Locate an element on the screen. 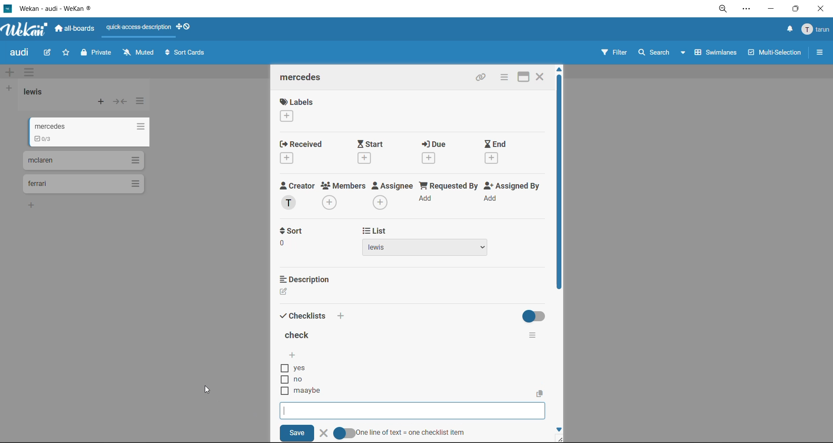  assigned by is located at coordinates (512, 195).